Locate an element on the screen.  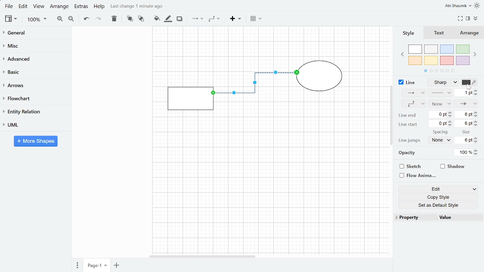
Insert is located at coordinates (236, 20).